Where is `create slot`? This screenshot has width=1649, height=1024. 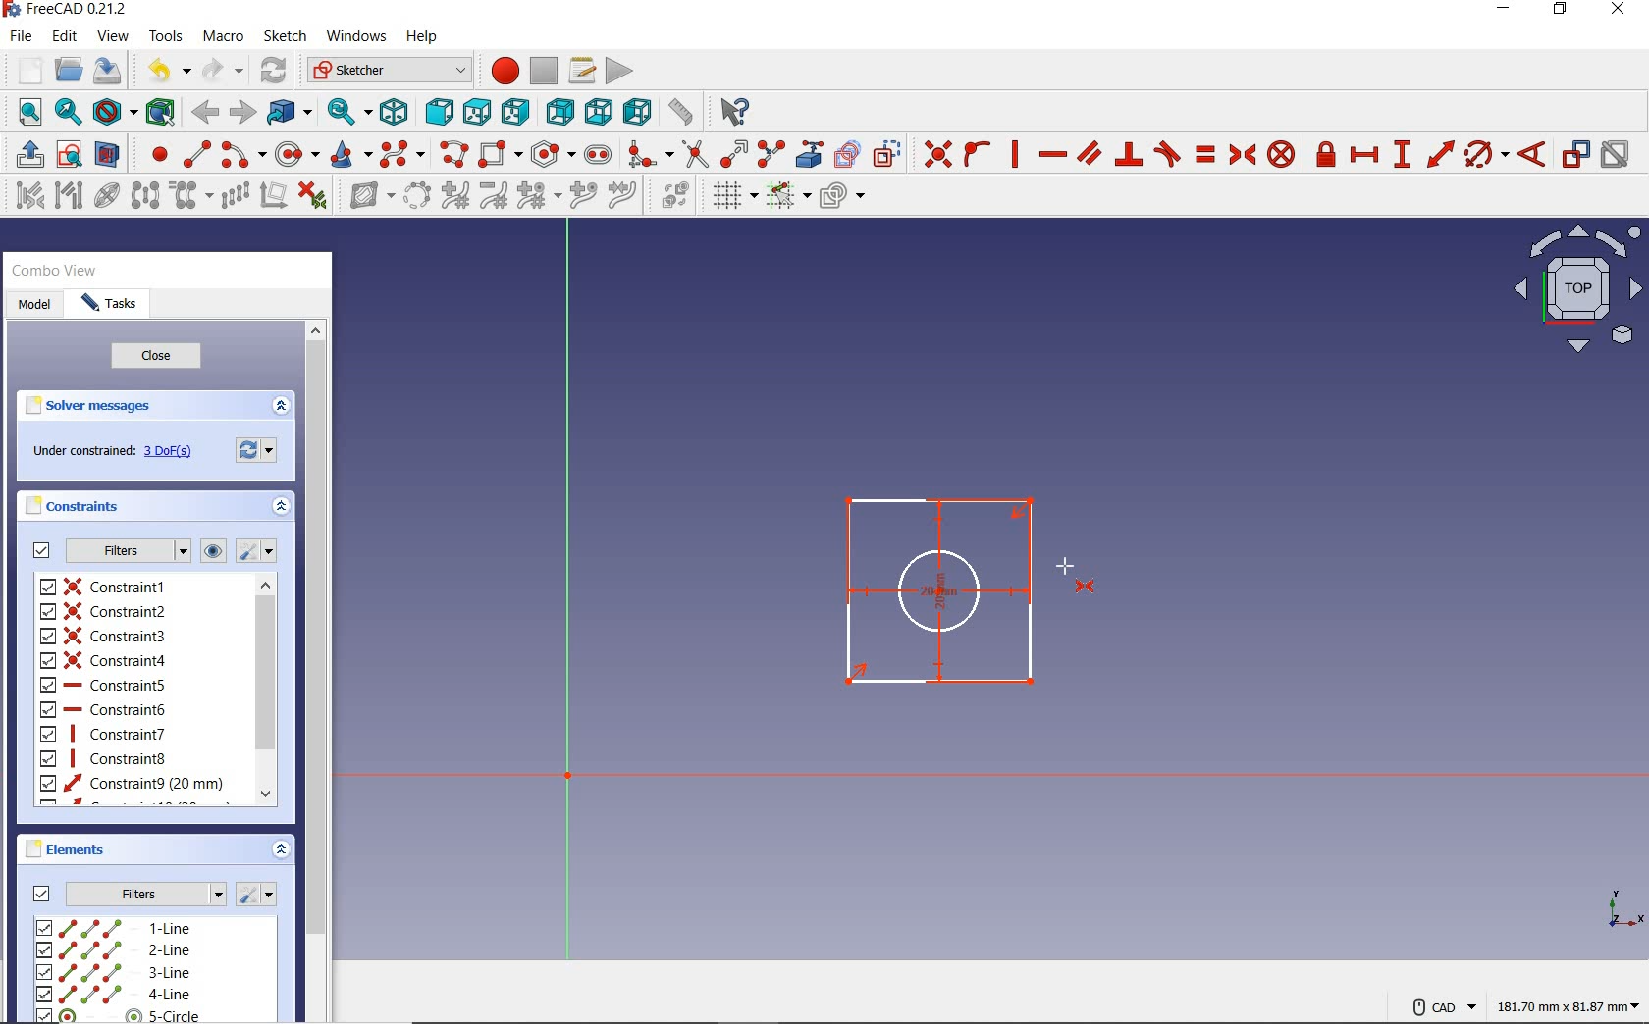 create slot is located at coordinates (602, 157).